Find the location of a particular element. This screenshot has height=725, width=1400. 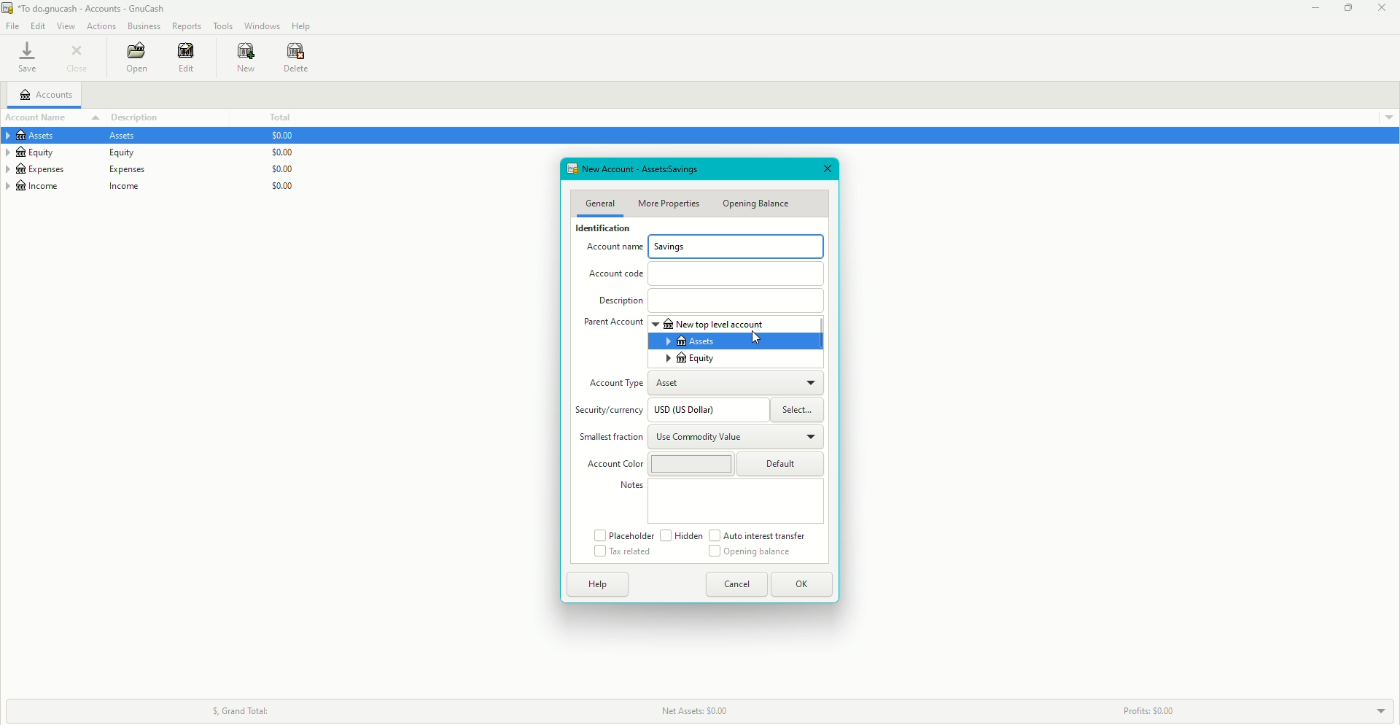

Assets is located at coordinates (77, 137).